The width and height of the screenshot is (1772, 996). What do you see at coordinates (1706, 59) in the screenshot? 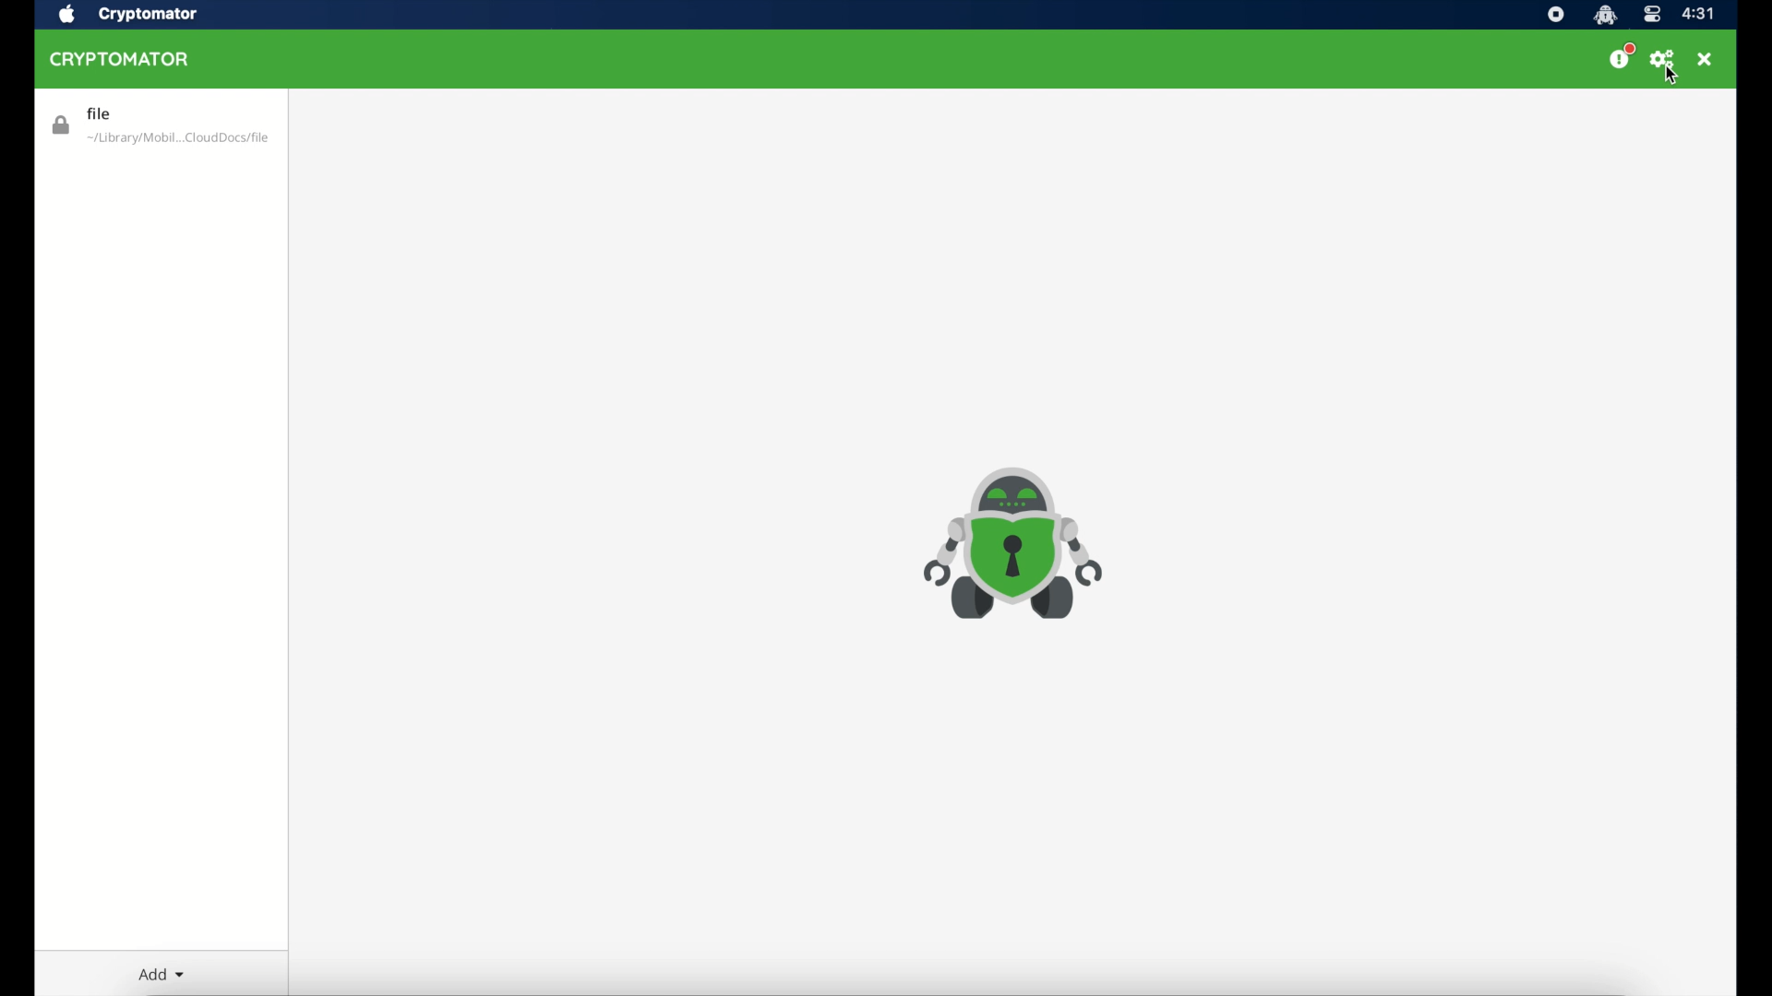
I see `close` at bounding box center [1706, 59].